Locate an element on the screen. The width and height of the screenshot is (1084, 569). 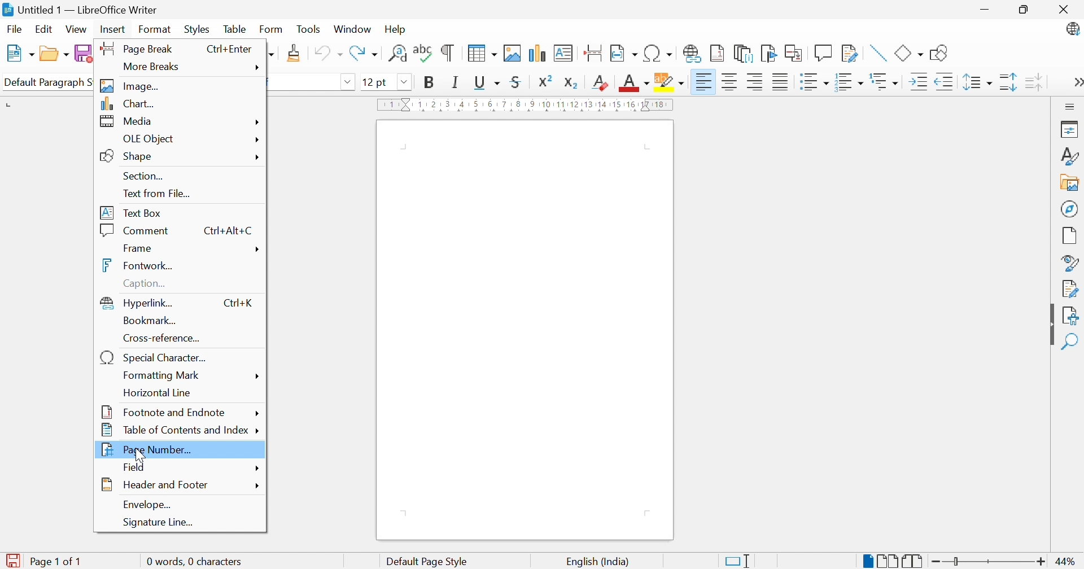
Toggle unordered list is located at coordinates (813, 82).